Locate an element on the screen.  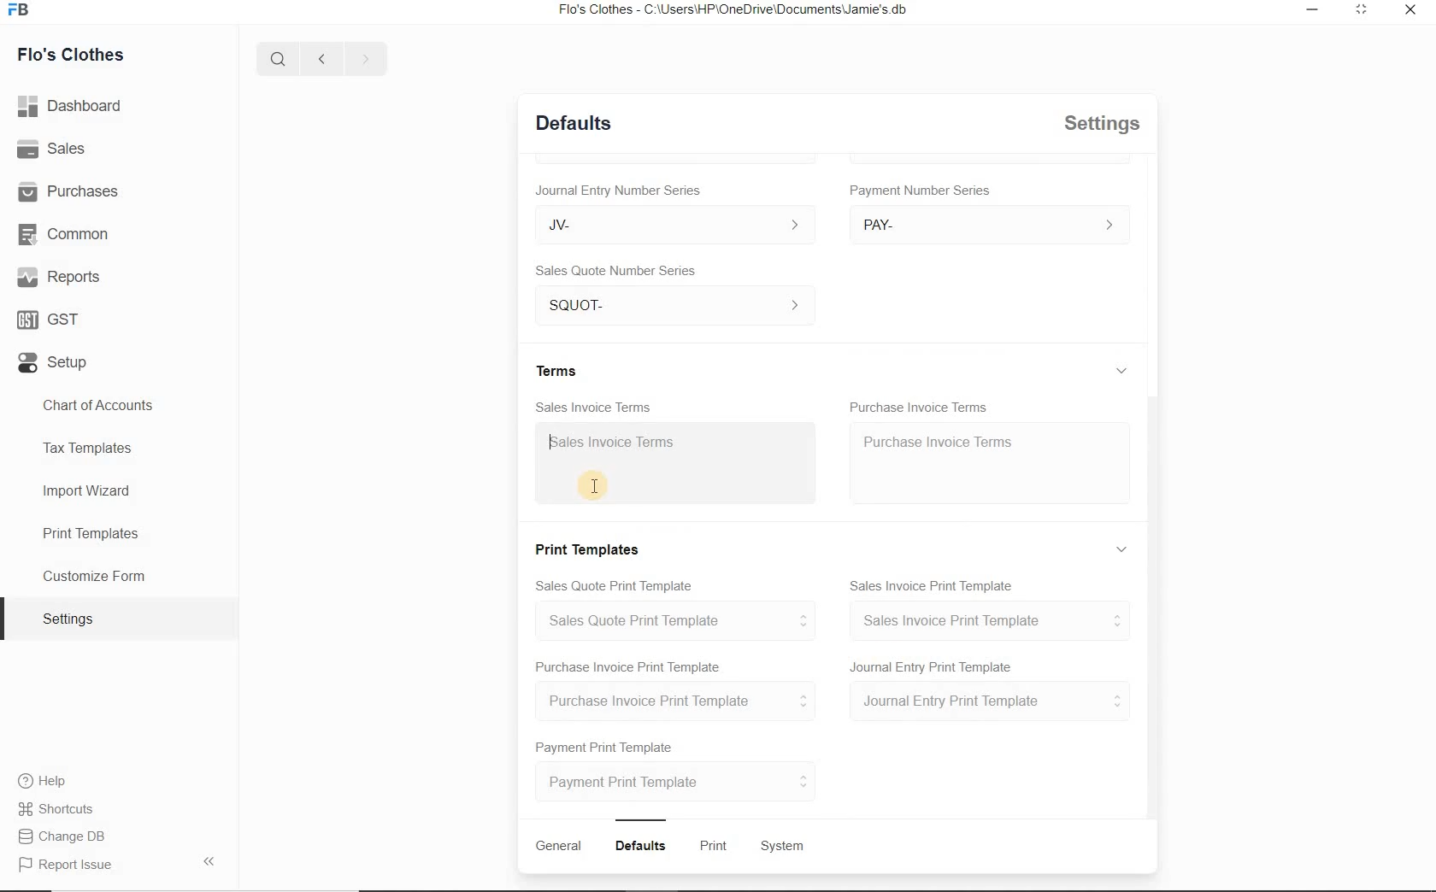
Sales Quote Print Template is located at coordinates (612, 586).